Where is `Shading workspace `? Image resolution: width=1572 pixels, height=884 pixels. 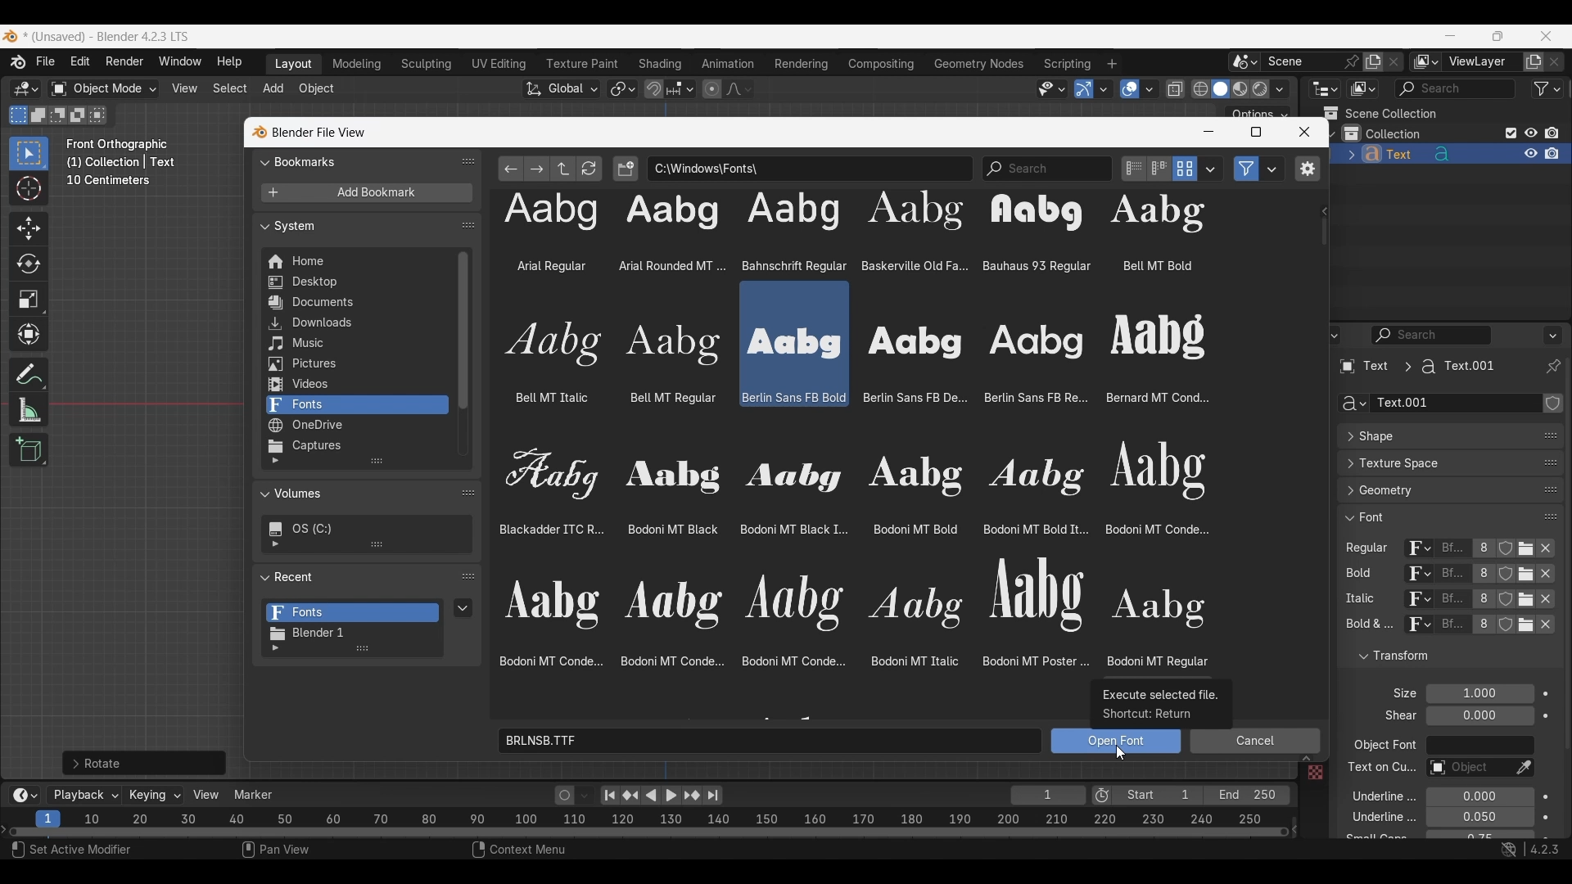
Shading workspace  is located at coordinates (662, 64).